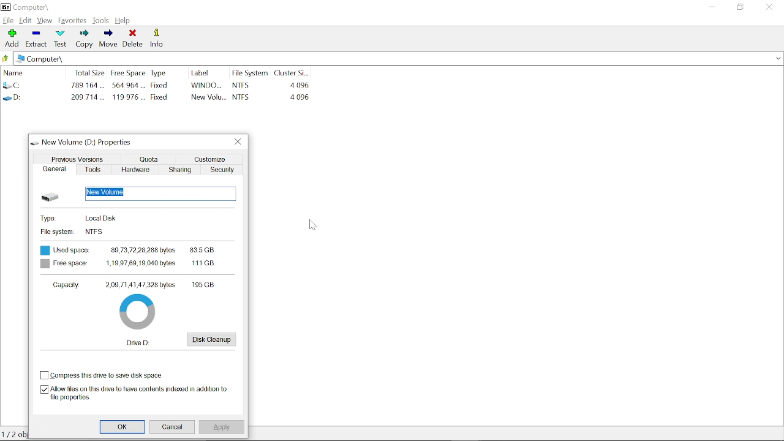  What do you see at coordinates (170, 427) in the screenshot?
I see `cancel` at bounding box center [170, 427].